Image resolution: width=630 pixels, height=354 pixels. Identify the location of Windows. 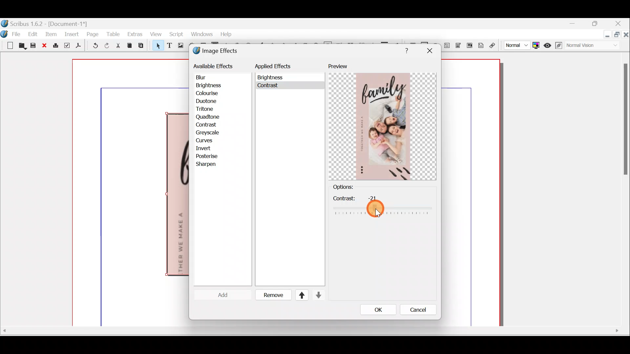
(201, 35).